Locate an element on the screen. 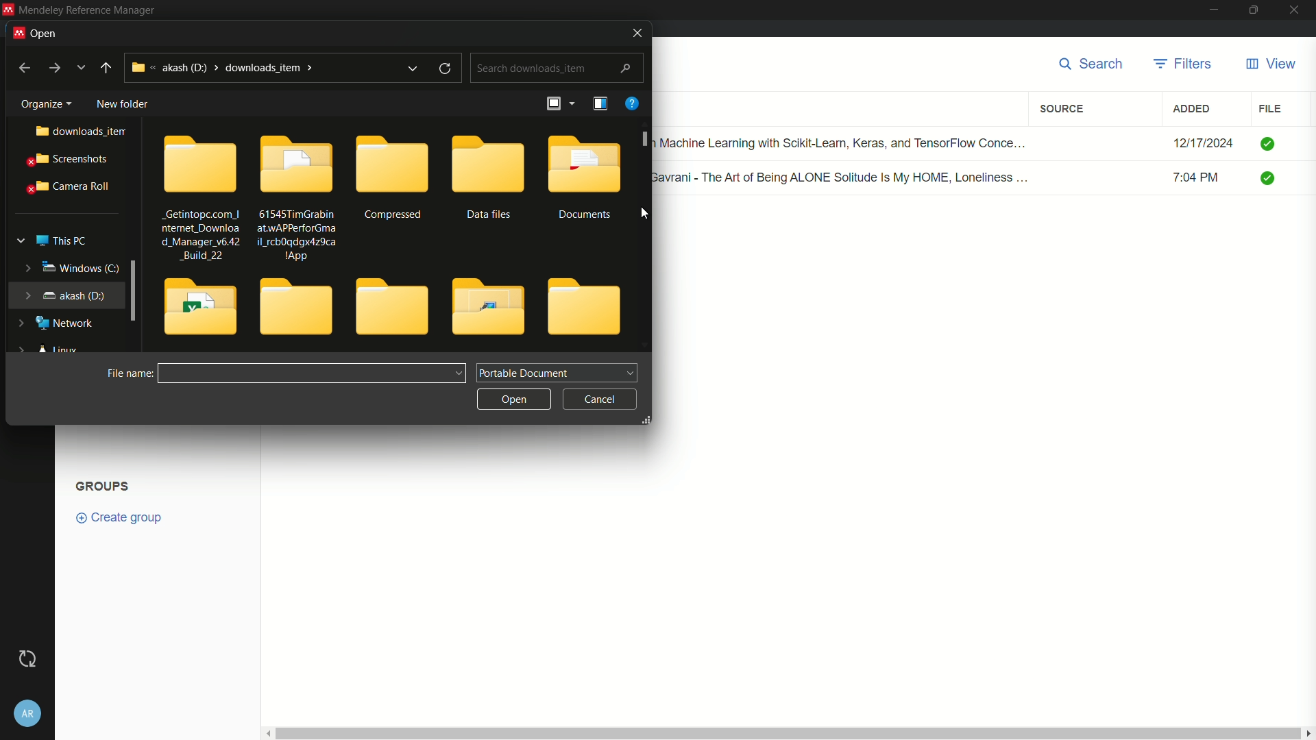  search downloads_item is located at coordinates (555, 69).